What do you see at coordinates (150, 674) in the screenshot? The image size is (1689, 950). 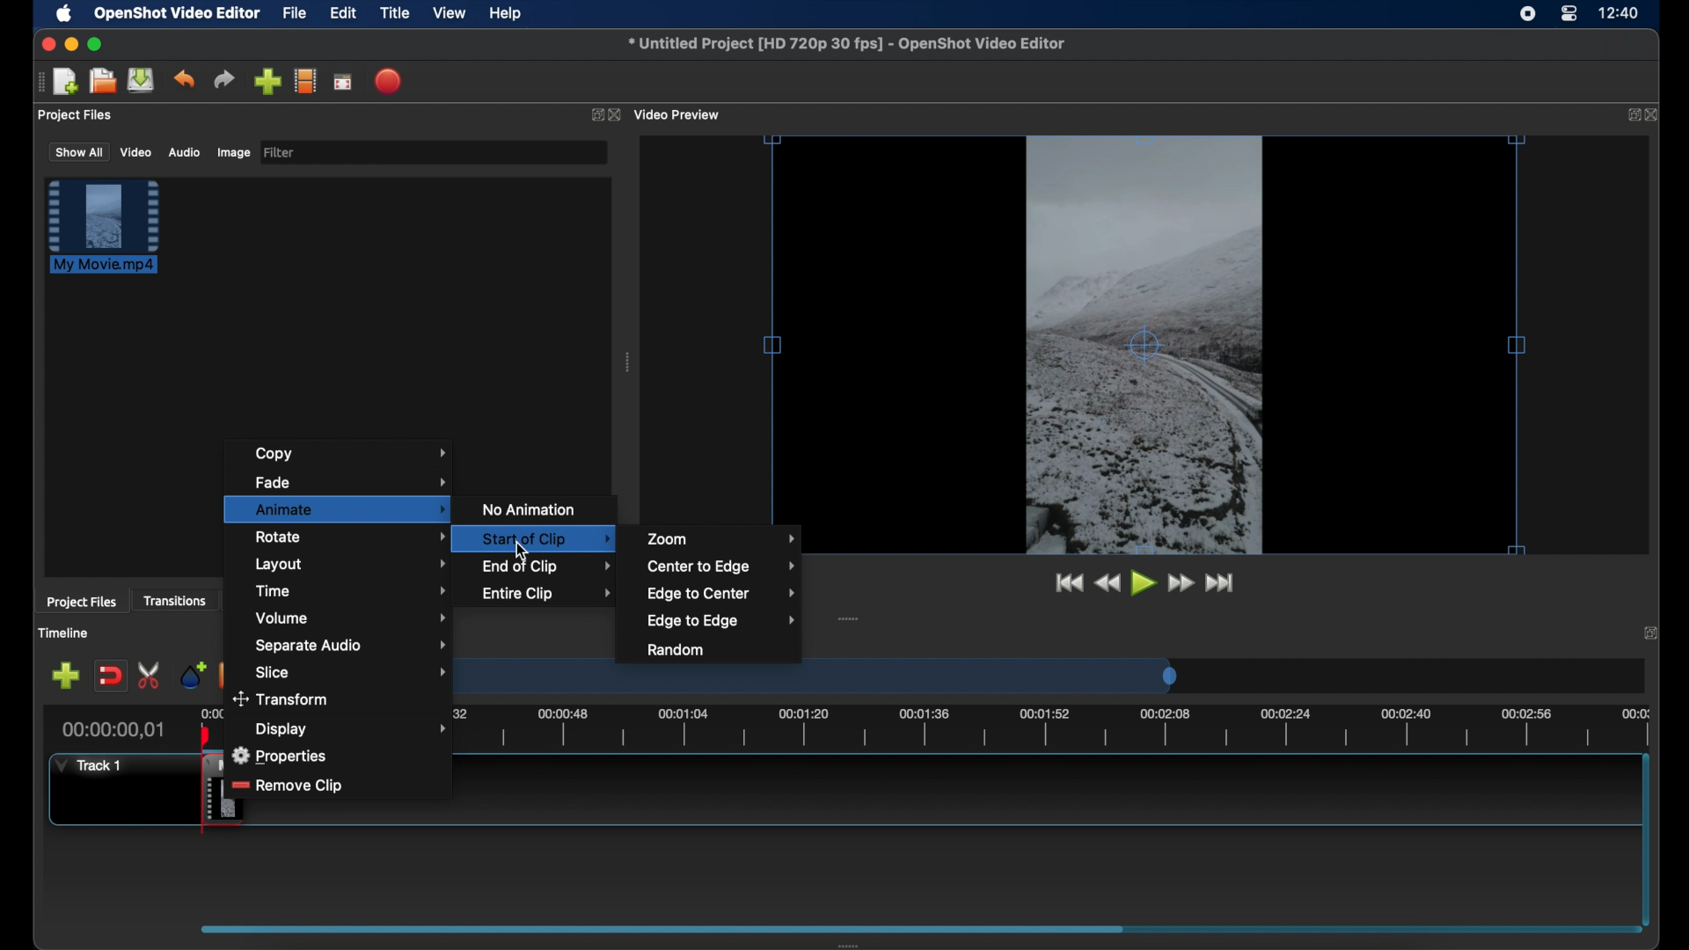 I see `enable razor` at bounding box center [150, 674].